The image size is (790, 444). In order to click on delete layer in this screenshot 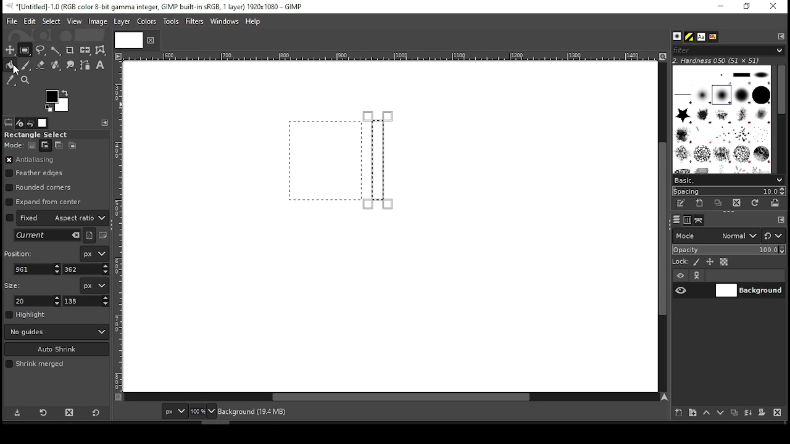, I will do `click(777, 413)`.